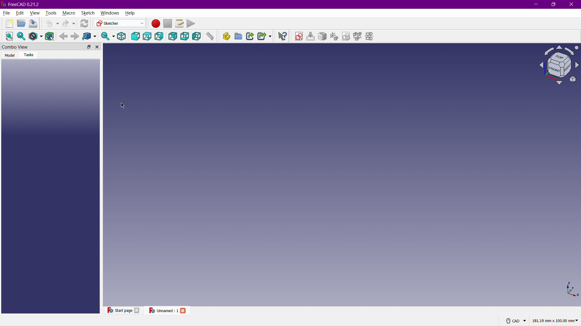  I want to click on Isometric, so click(122, 36).